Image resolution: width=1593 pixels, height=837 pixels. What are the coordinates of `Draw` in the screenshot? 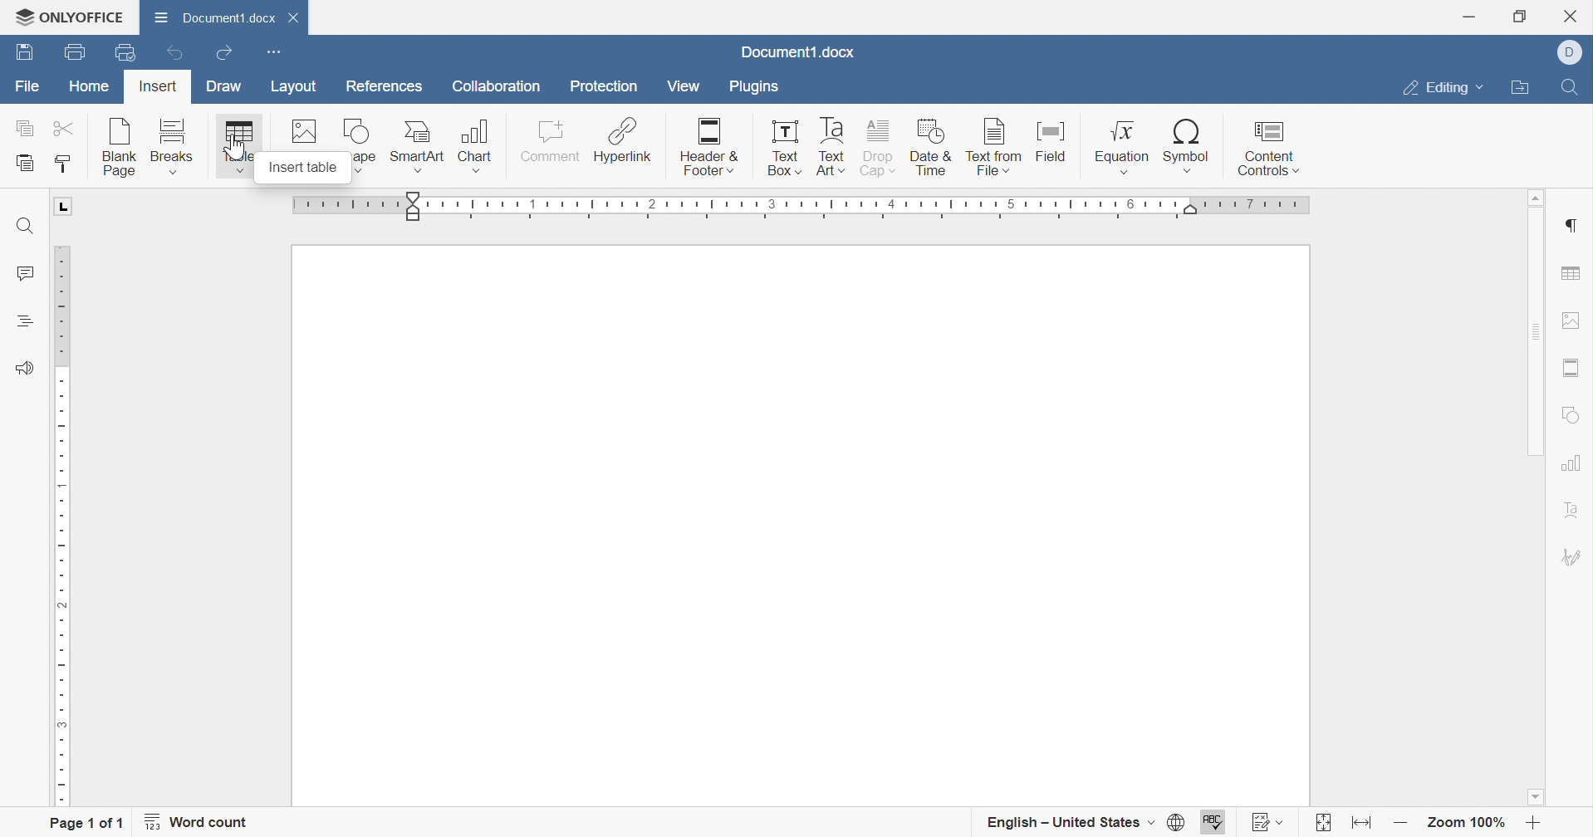 It's located at (223, 89).